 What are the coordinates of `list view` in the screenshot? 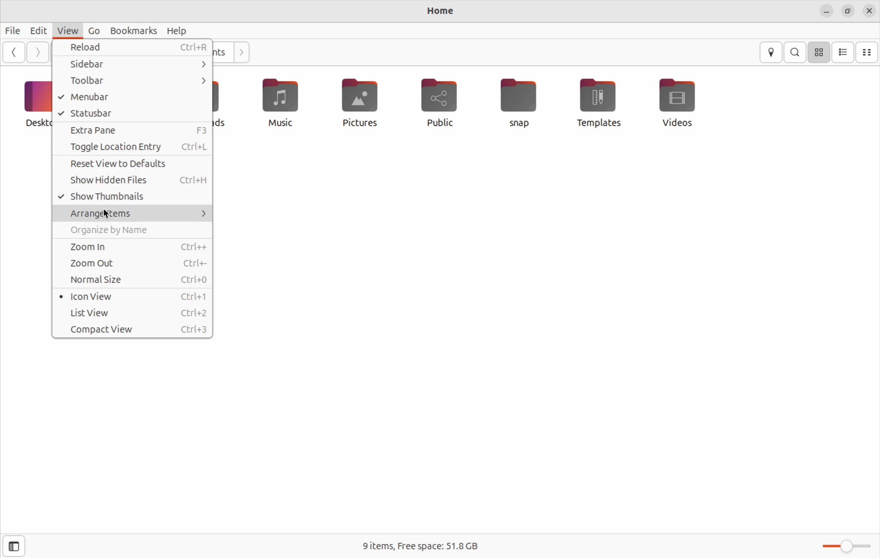 It's located at (843, 53).